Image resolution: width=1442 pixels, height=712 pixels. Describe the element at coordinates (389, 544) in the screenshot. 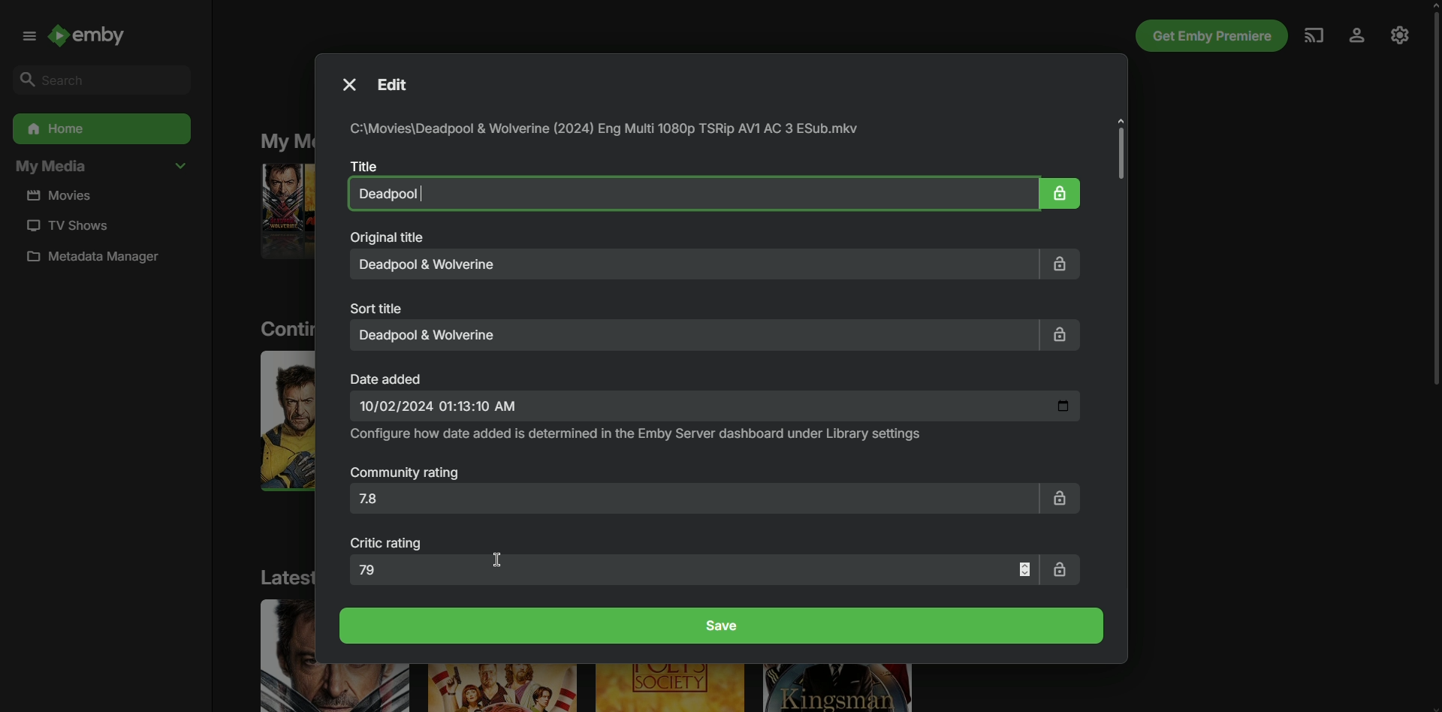

I see `Critic rating` at that location.